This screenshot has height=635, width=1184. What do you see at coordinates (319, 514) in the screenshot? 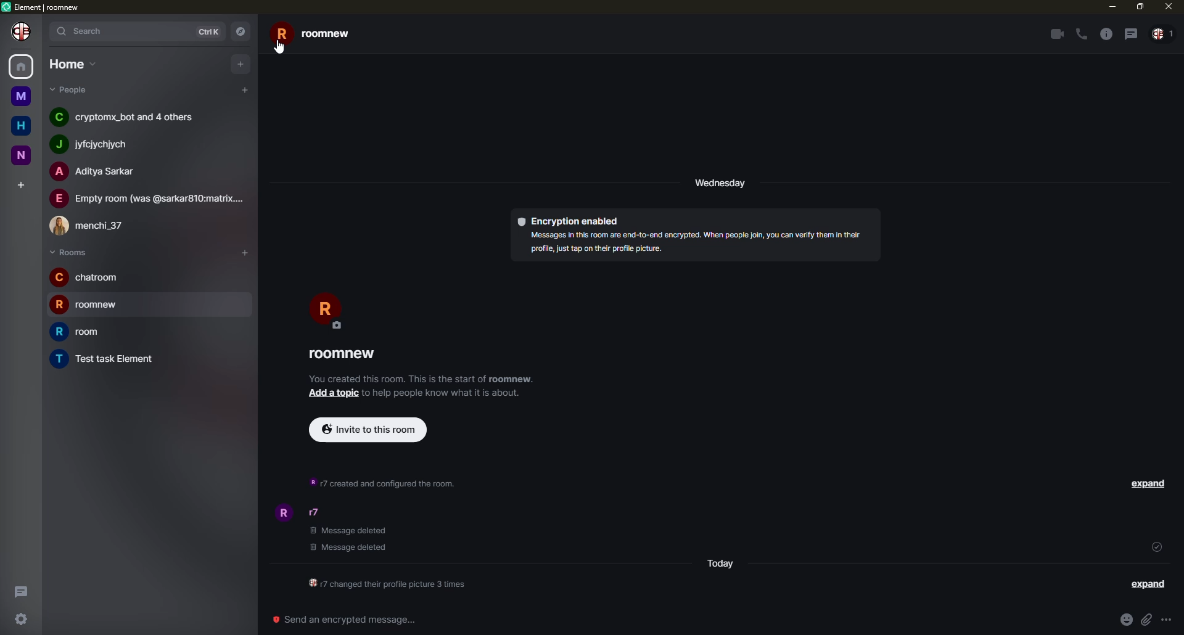
I see `people` at bounding box center [319, 514].